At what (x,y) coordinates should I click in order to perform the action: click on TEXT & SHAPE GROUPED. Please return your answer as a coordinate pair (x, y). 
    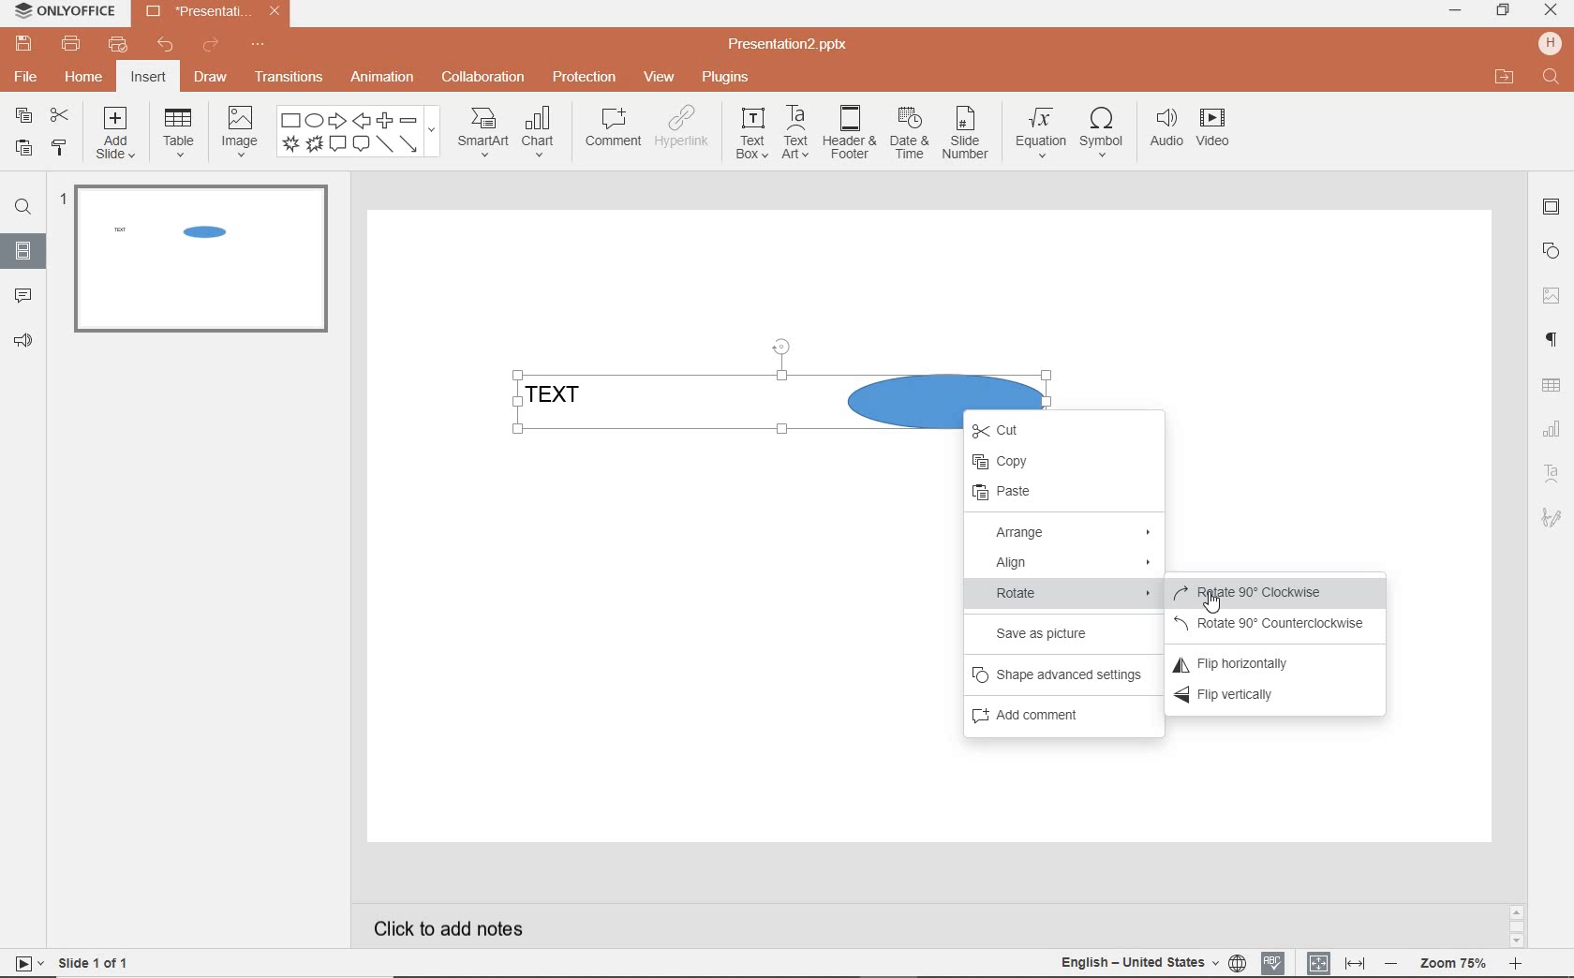
    Looking at the image, I should click on (690, 404).